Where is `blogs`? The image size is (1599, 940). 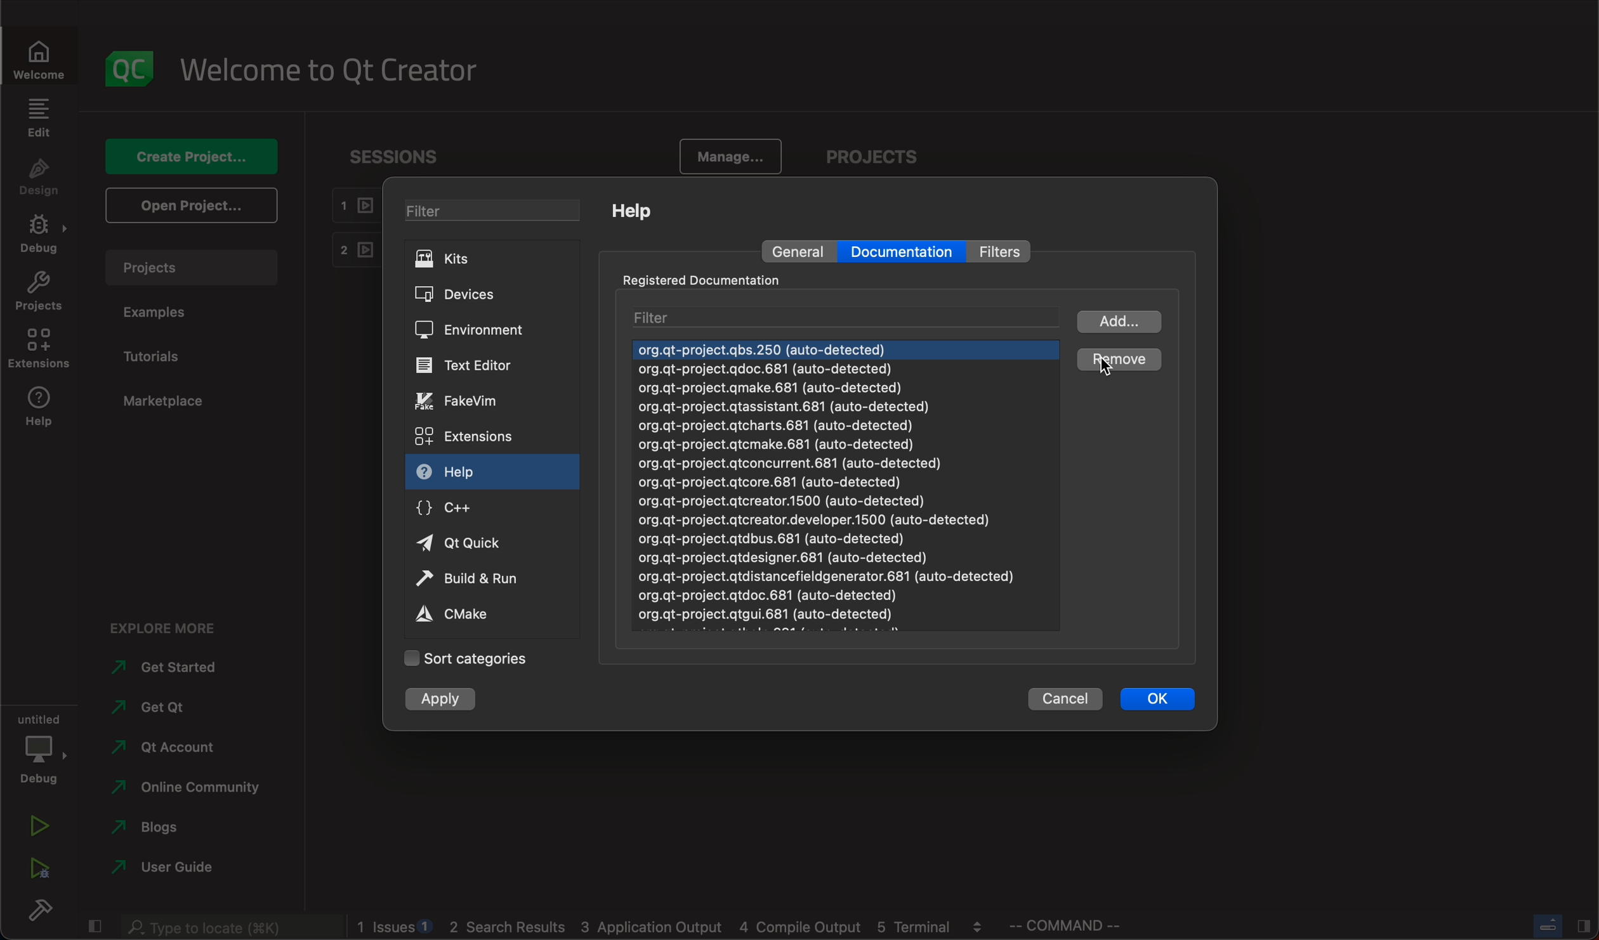
blogs is located at coordinates (671, 929).